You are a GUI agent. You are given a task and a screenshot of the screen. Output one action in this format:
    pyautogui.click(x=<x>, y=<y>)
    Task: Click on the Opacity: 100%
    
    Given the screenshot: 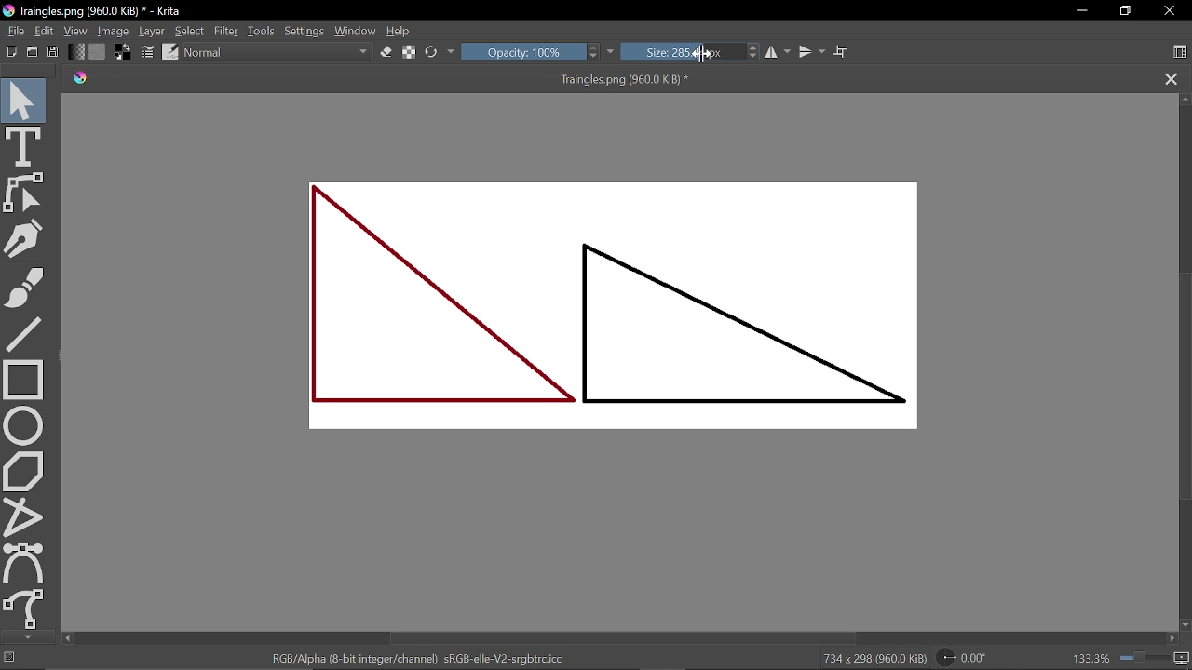 What is the action you would take?
    pyautogui.click(x=531, y=52)
    